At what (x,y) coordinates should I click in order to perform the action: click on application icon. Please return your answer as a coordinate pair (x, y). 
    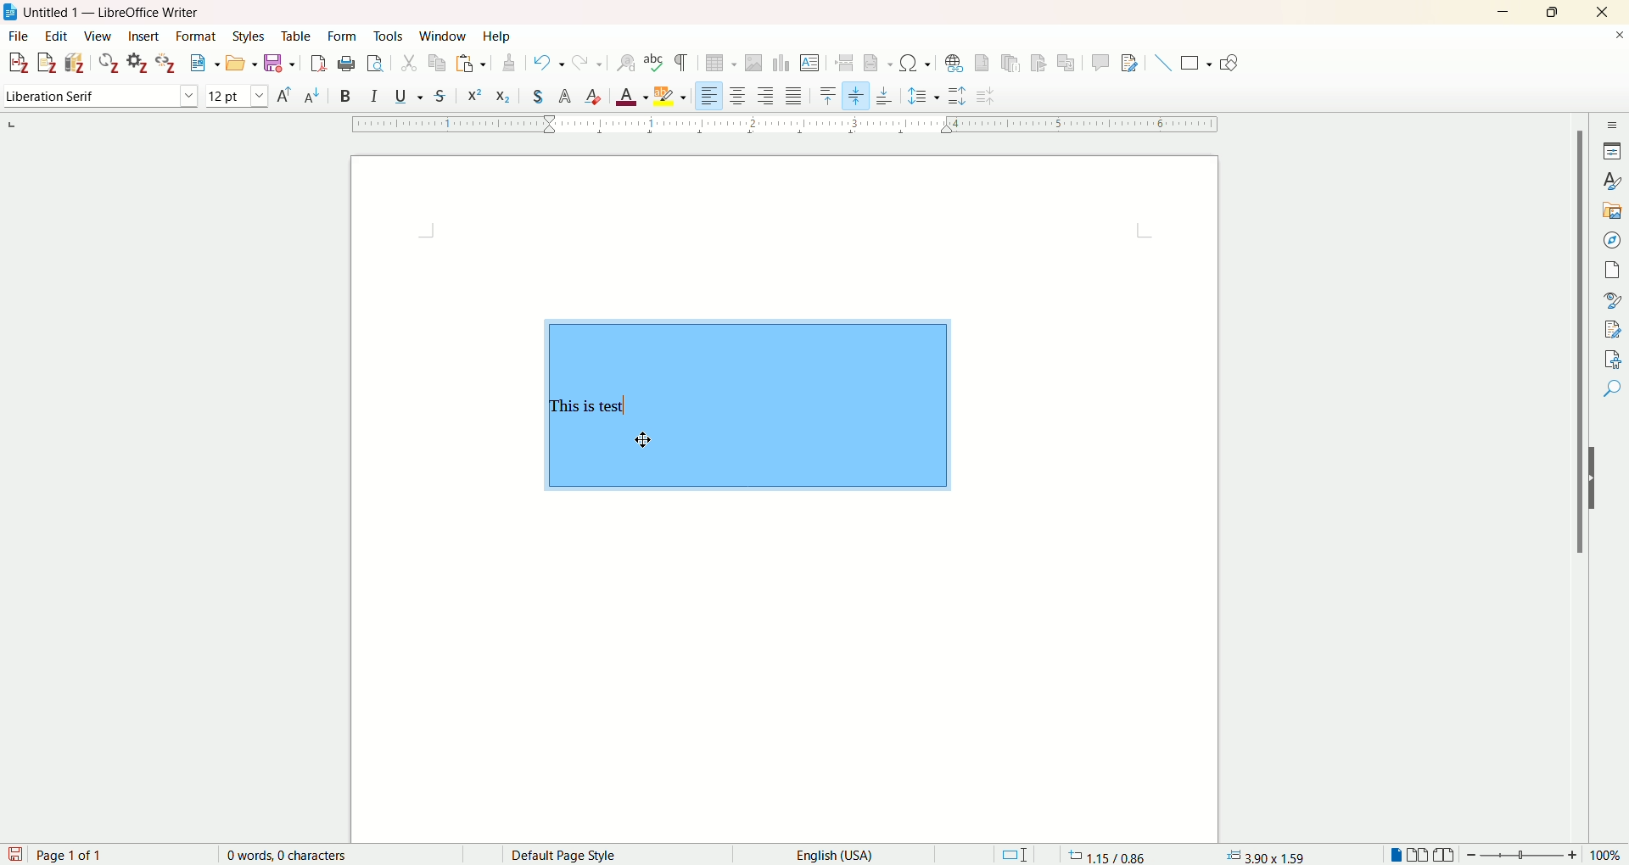
    Looking at the image, I should click on (10, 10).